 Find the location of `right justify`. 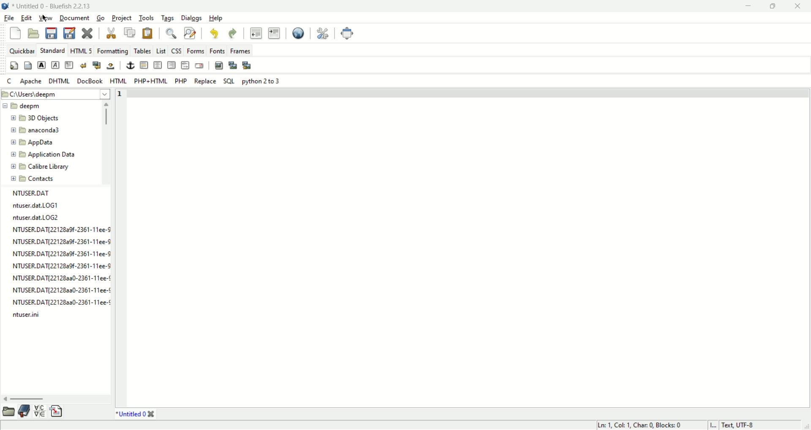

right justify is located at coordinates (172, 64).